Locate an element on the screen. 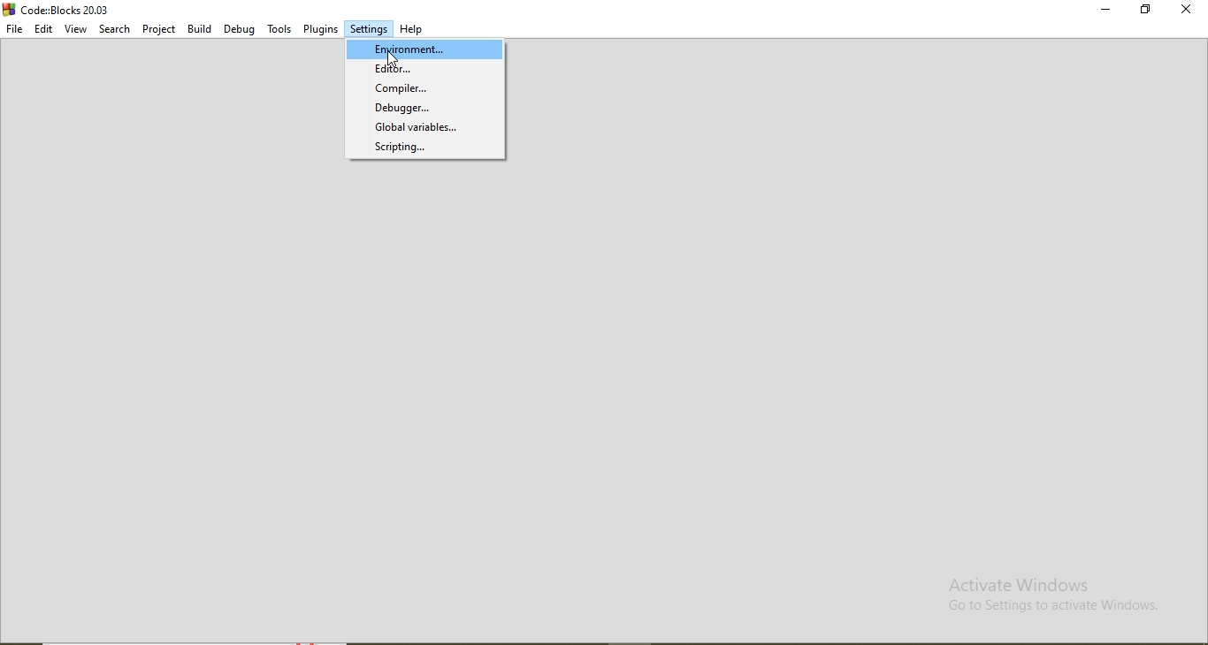  Project  is located at coordinates (159, 27).